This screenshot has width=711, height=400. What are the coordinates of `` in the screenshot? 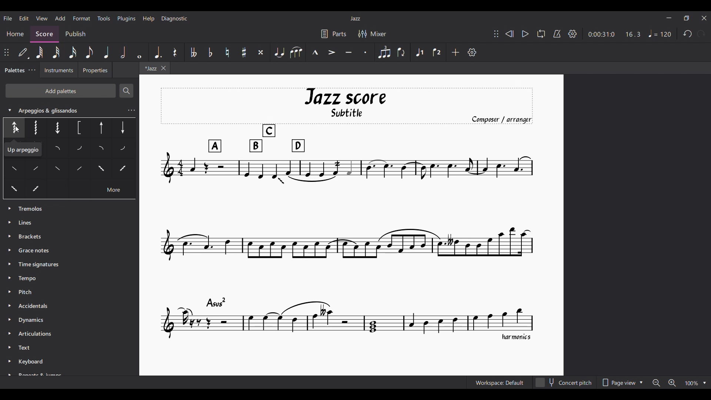 It's located at (42, 188).